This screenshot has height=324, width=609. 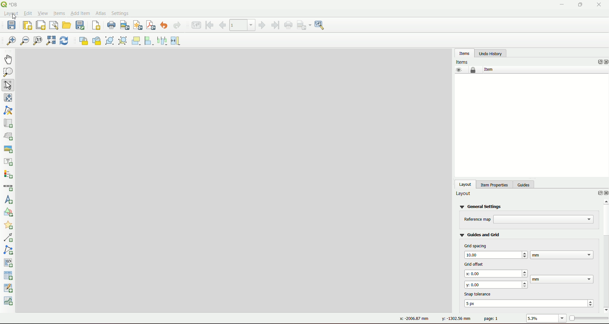 I want to click on export as svg, so click(x=137, y=25).